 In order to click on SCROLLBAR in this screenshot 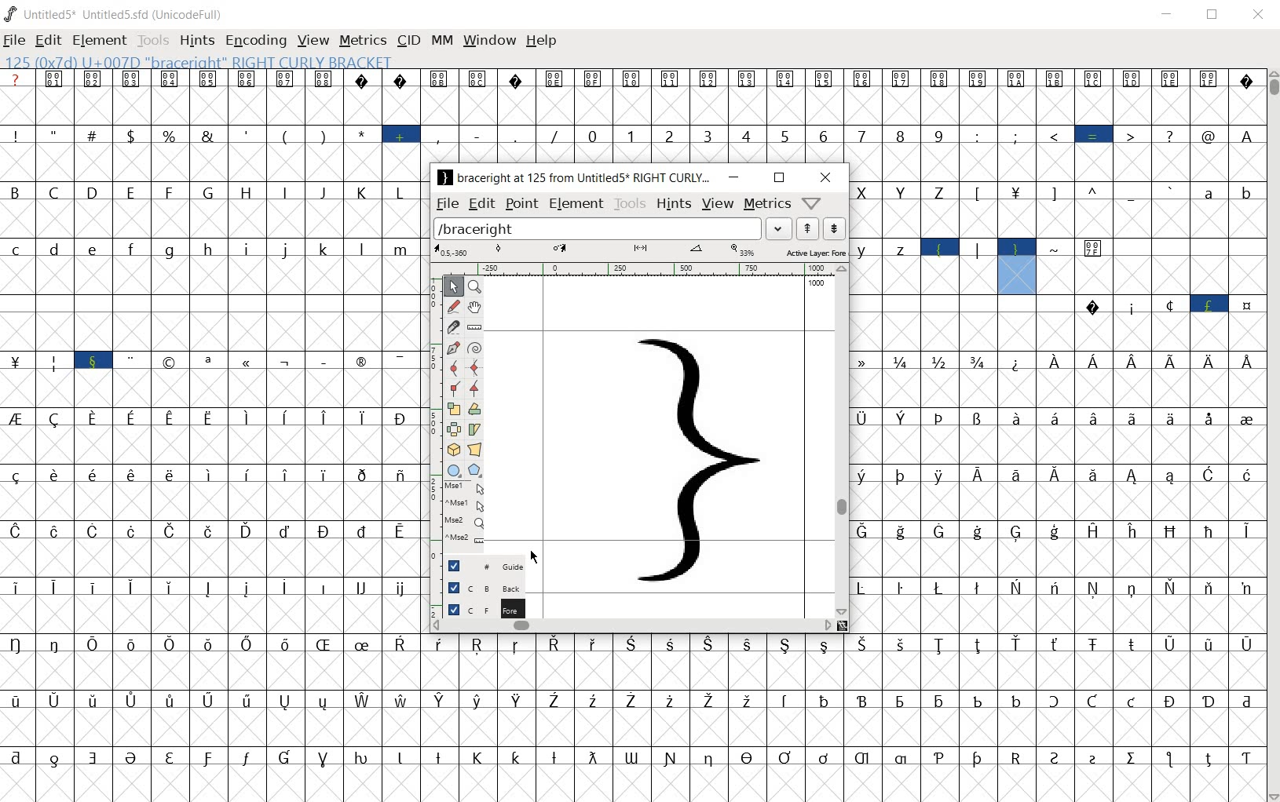, I will do `click(1272, 436)`.